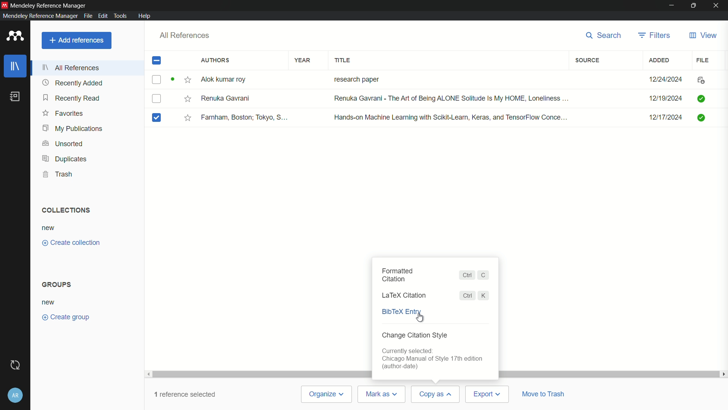 This screenshot has width=728, height=410. Describe the element at coordinates (343, 60) in the screenshot. I see `title` at that location.